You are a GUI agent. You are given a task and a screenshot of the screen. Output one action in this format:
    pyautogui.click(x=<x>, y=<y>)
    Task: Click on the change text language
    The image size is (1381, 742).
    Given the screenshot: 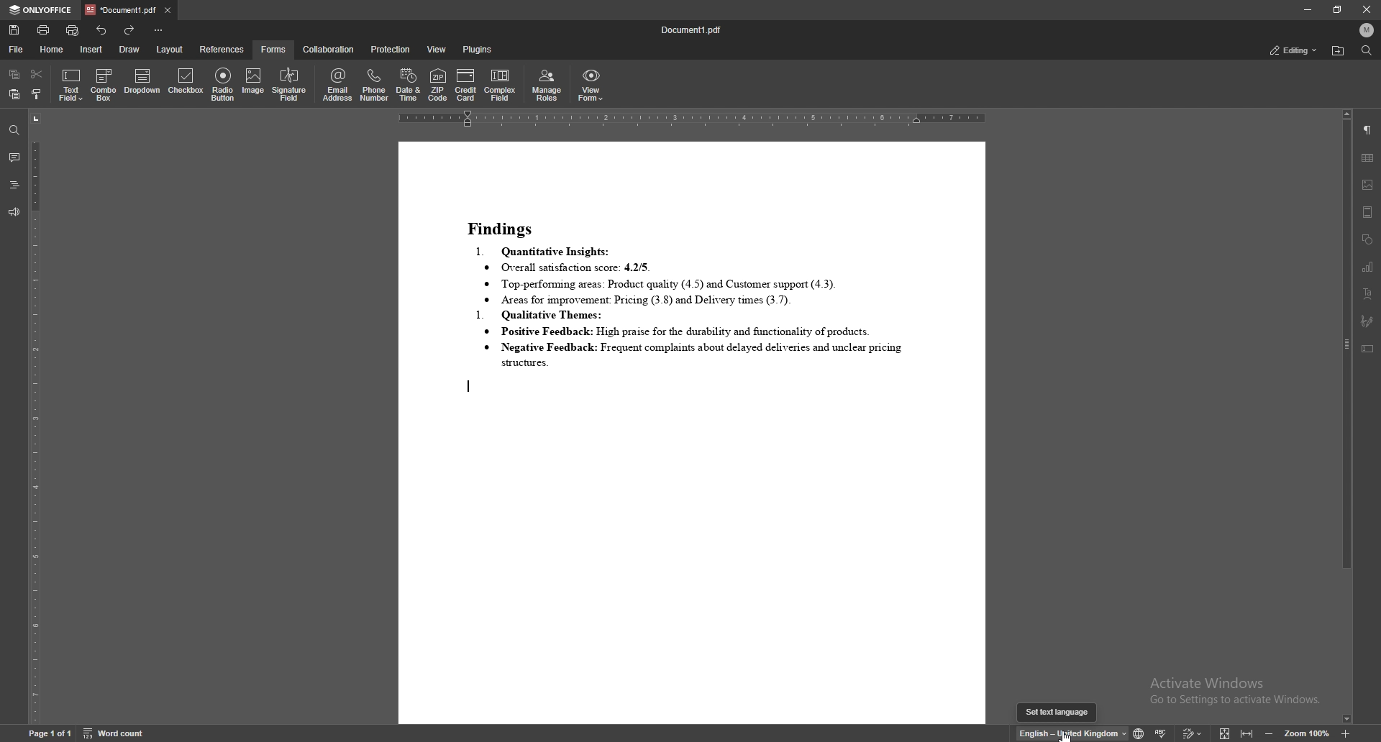 What is the action you would take?
    pyautogui.click(x=1136, y=731)
    